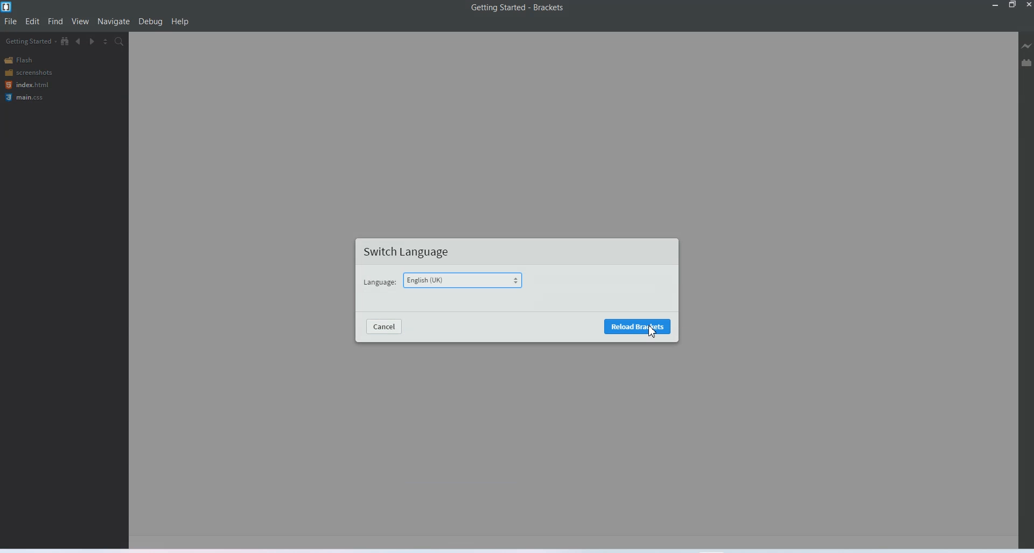 The height and width of the screenshot is (553, 1034). What do you see at coordinates (383, 328) in the screenshot?
I see `cancel` at bounding box center [383, 328].